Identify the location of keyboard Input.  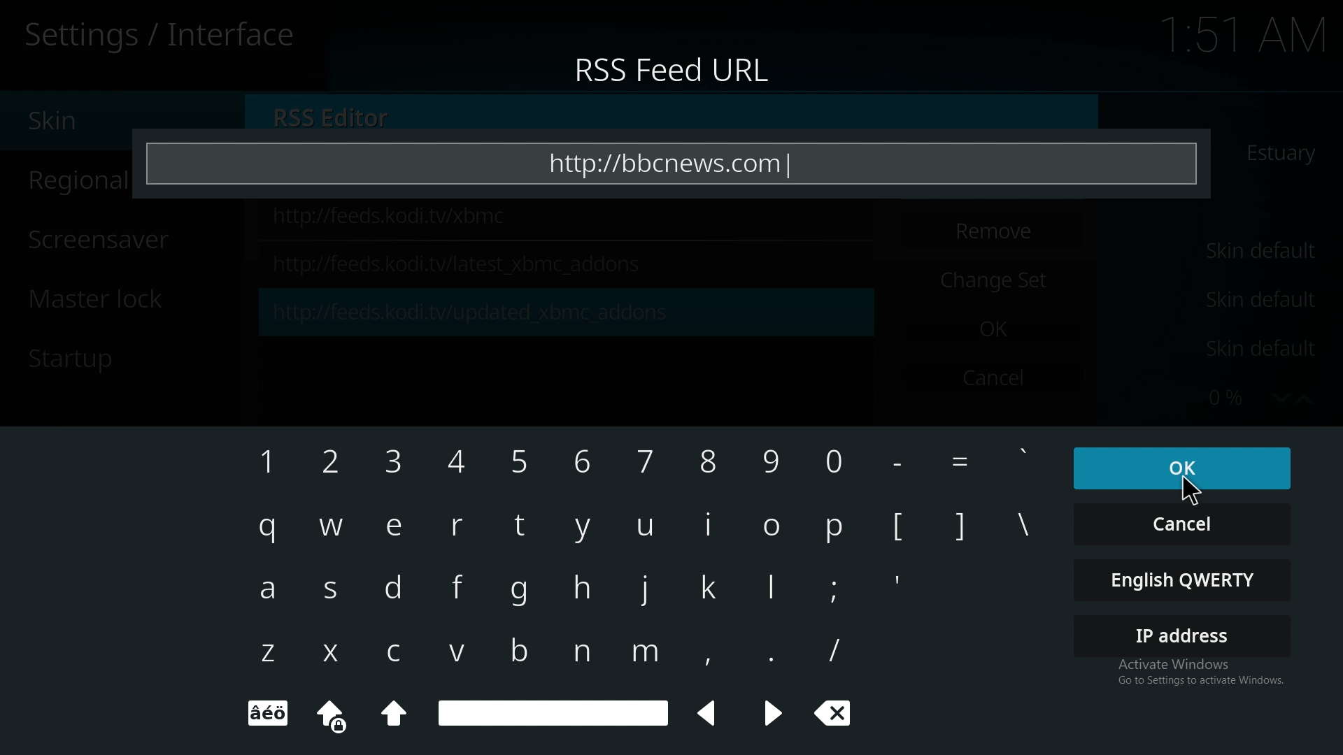
(583, 649).